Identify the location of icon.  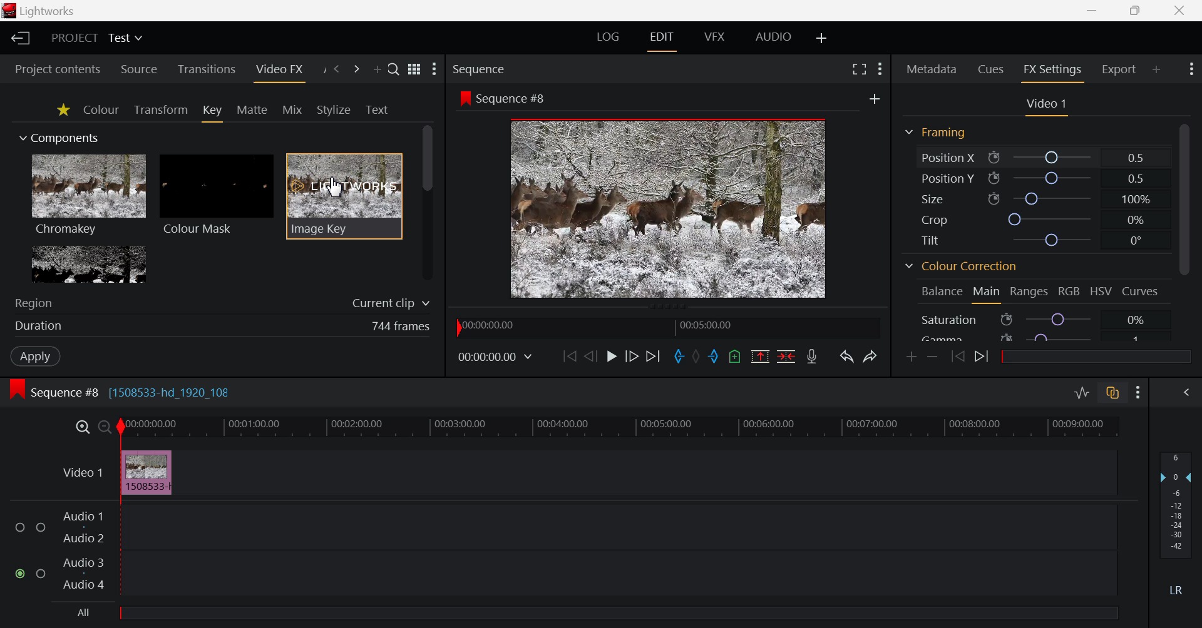
(995, 159).